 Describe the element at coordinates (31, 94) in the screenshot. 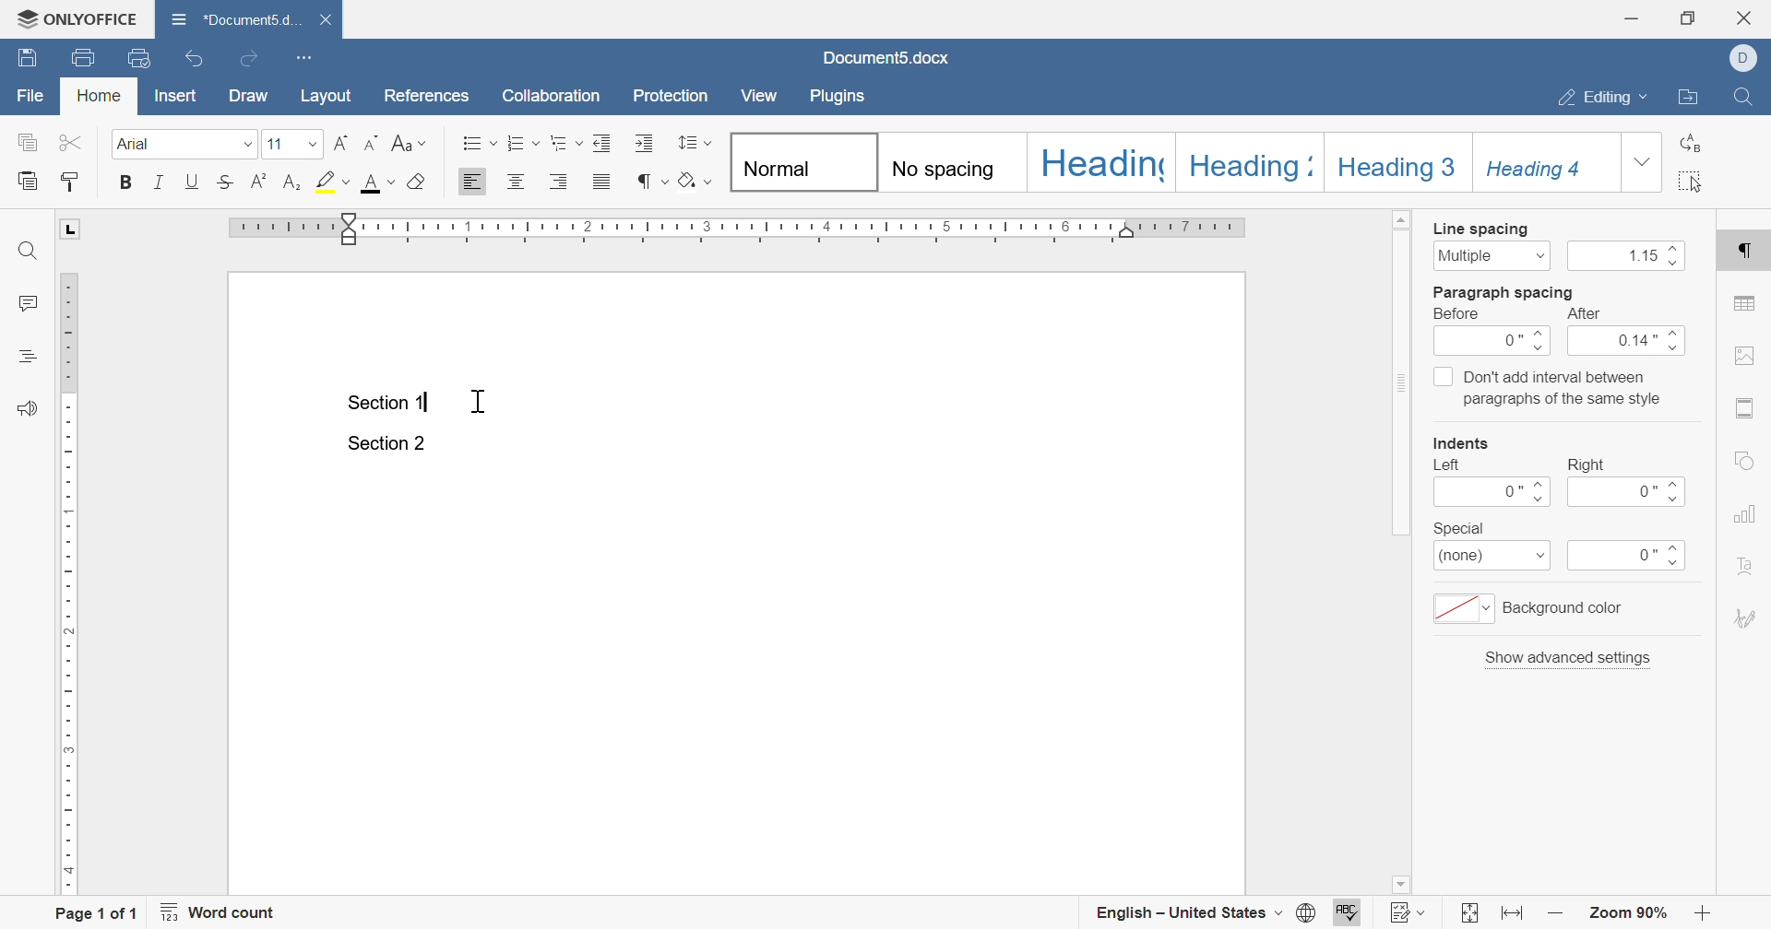

I see `file` at that location.